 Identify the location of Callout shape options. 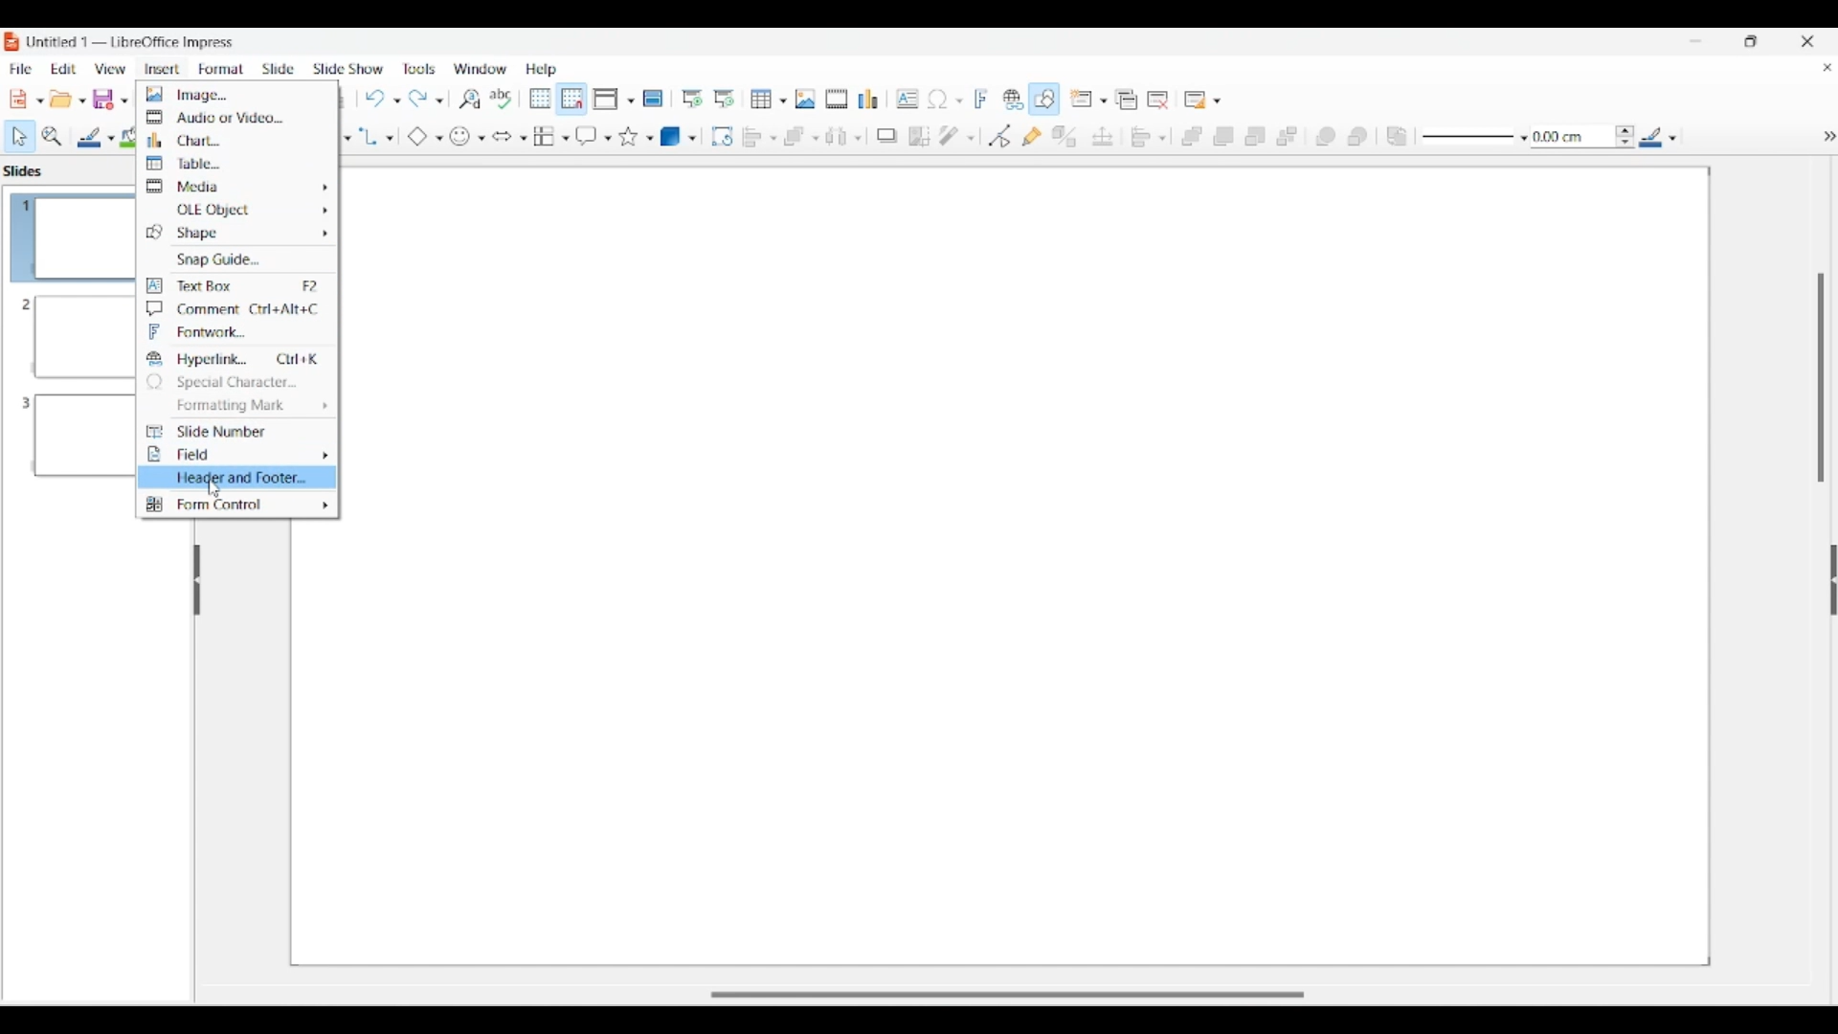
(594, 136).